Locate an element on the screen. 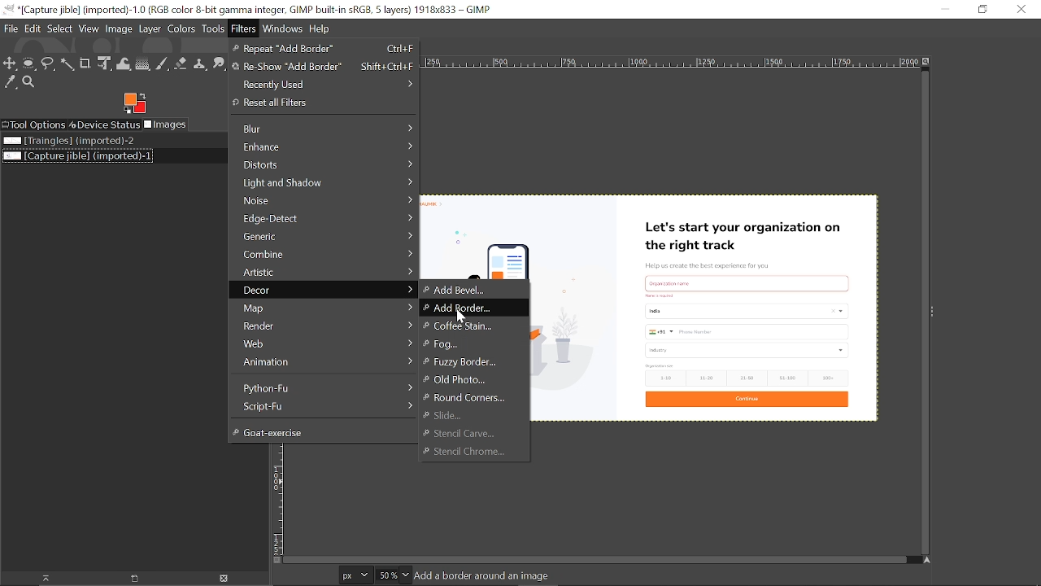 This screenshot has width=1041, height=586. Old photo is located at coordinates (454, 381).